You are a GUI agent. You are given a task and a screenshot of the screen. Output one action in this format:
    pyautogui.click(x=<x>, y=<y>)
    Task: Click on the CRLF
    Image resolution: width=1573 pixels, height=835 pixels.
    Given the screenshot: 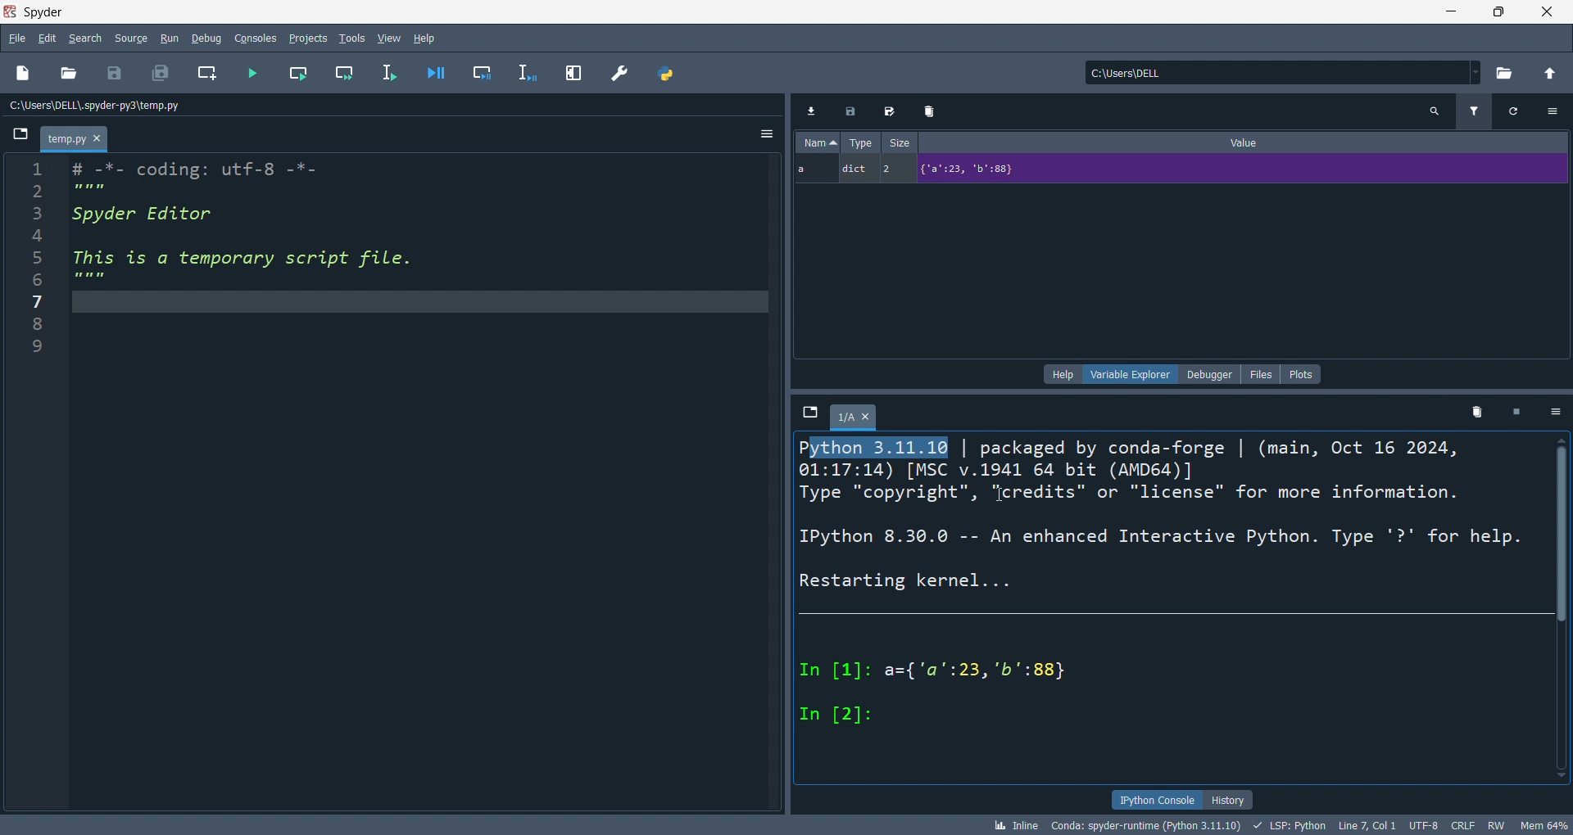 What is the action you would take?
    pyautogui.click(x=1466, y=824)
    